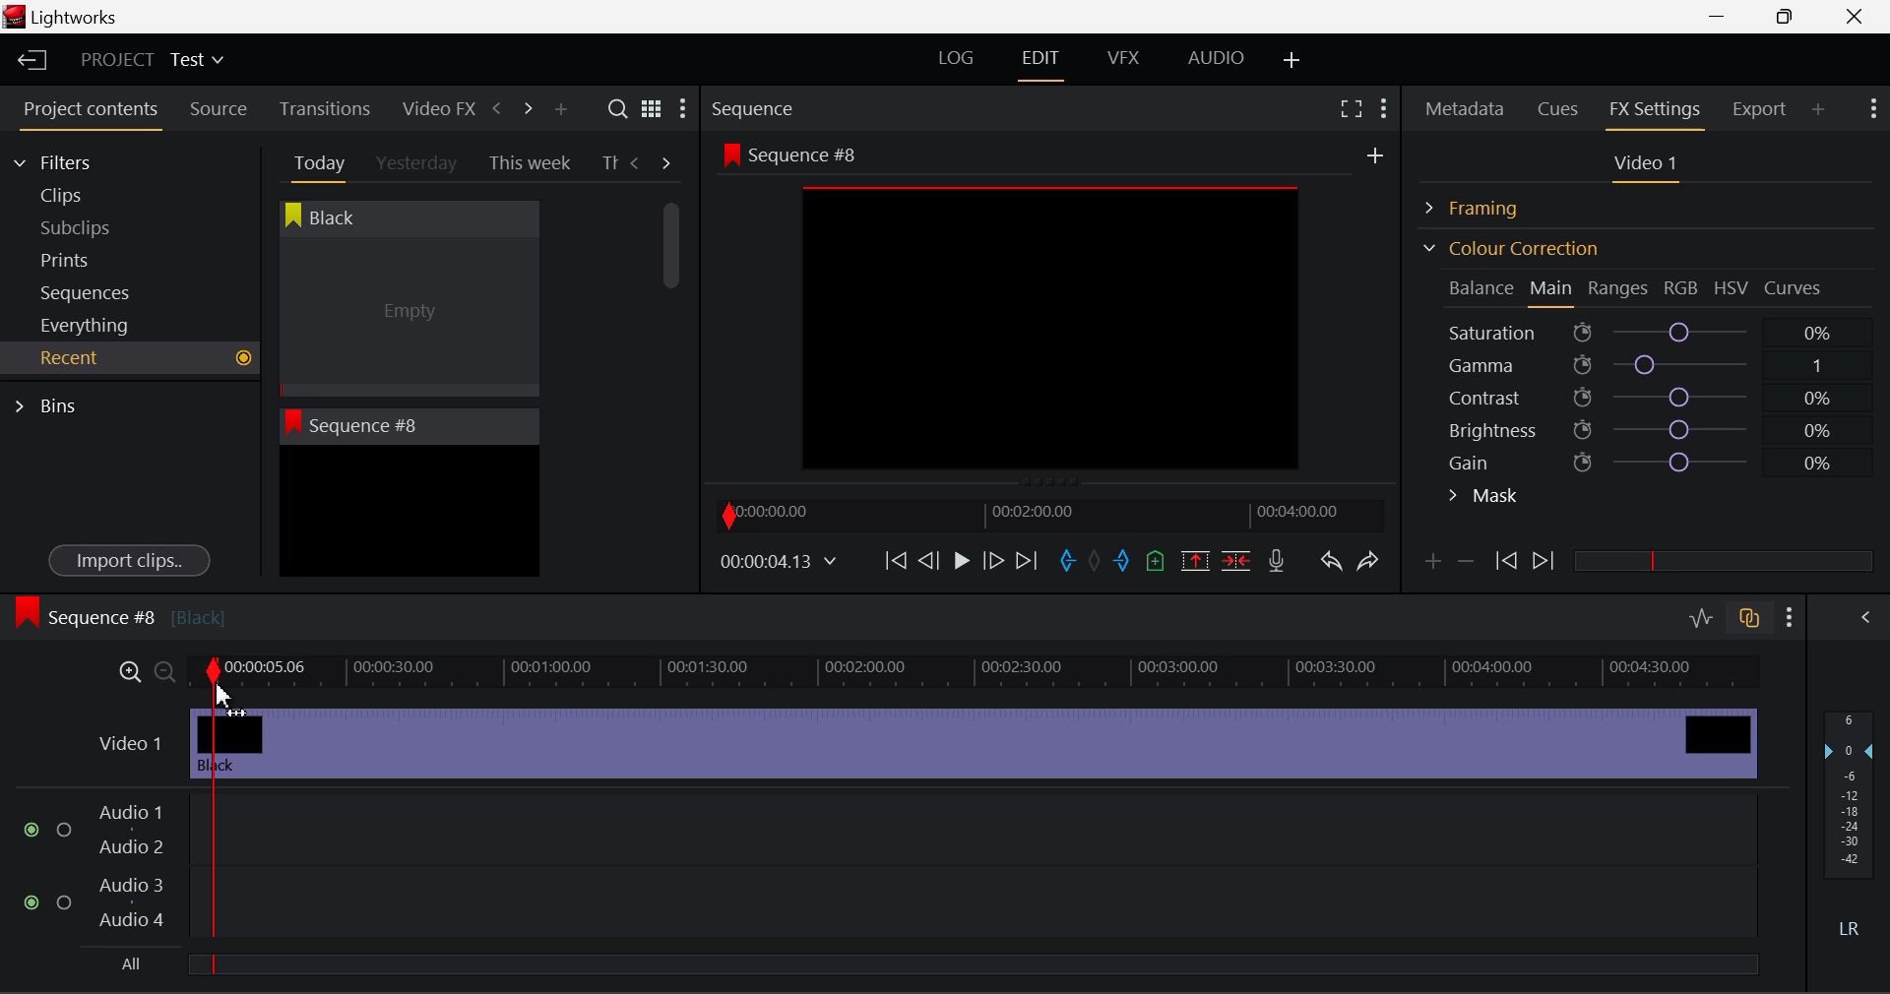  Describe the element at coordinates (153, 61) in the screenshot. I see `Project Title` at that location.